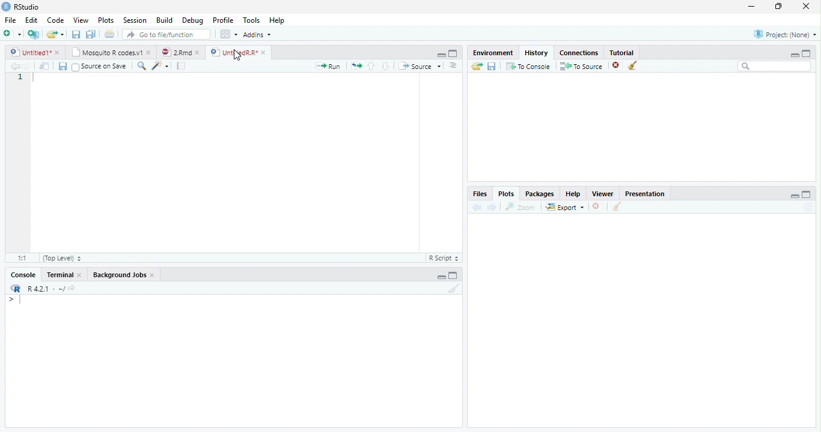  What do you see at coordinates (14, 301) in the screenshot?
I see `New line` at bounding box center [14, 301].